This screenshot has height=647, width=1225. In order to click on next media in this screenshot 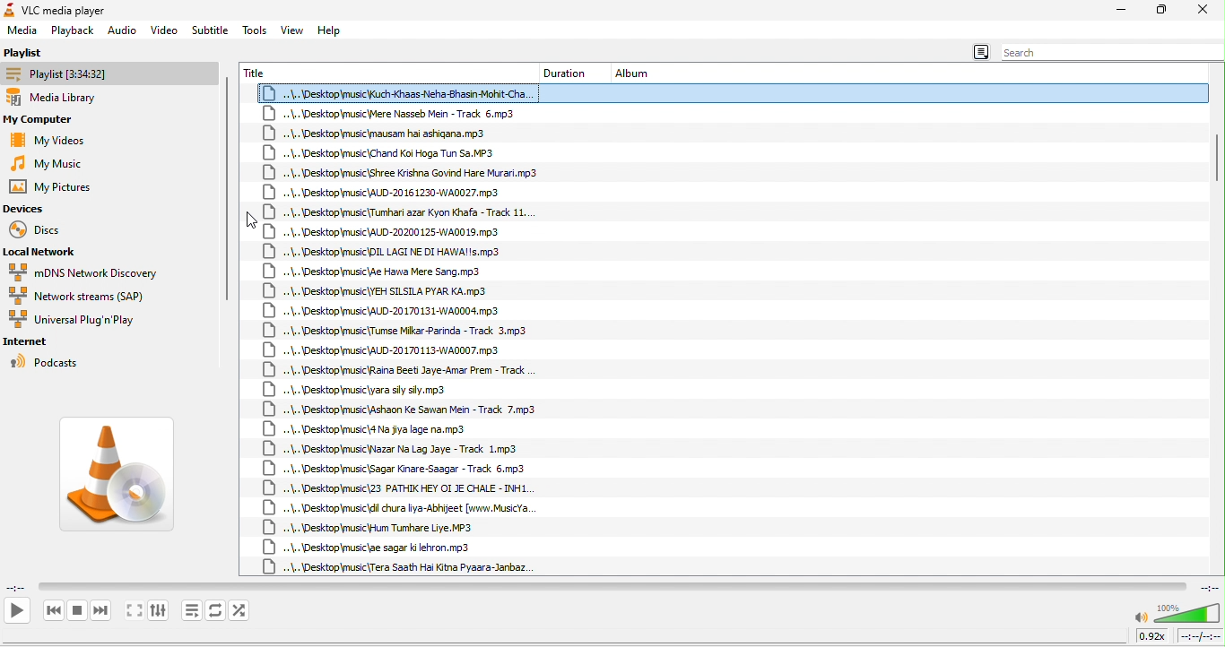, I will do `click(101, 612)`.